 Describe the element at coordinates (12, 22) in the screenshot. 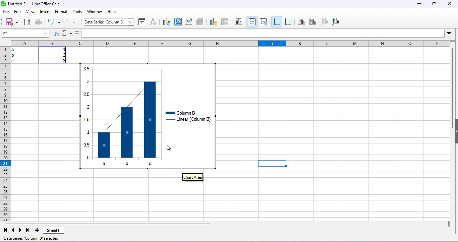

I see `save` at that location.